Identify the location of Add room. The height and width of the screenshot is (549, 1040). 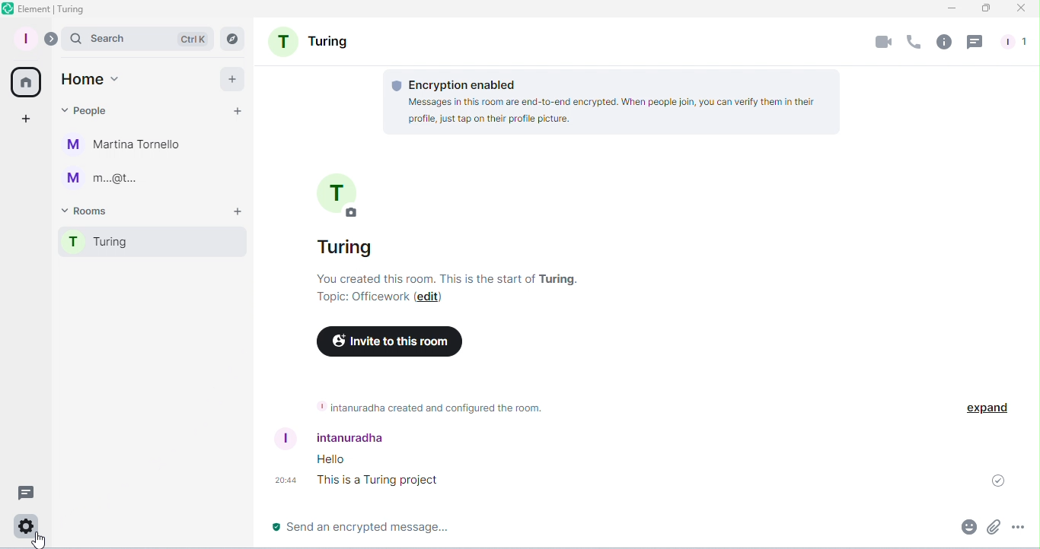
(235, 214).